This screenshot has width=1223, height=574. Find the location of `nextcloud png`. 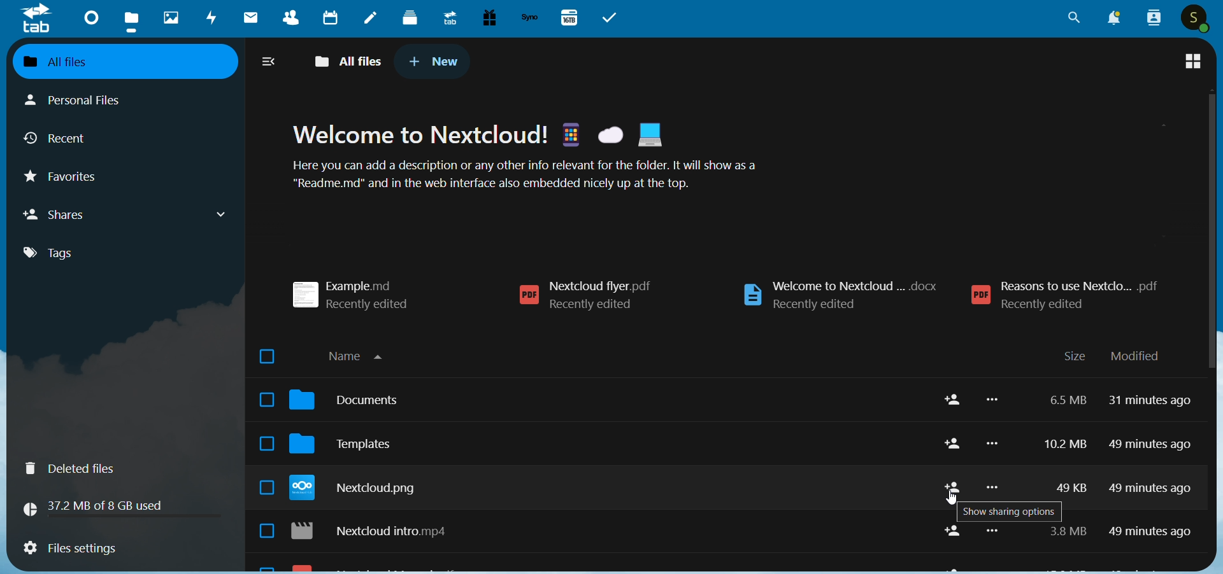

nextcloud png is located at coordinates (359, 490).